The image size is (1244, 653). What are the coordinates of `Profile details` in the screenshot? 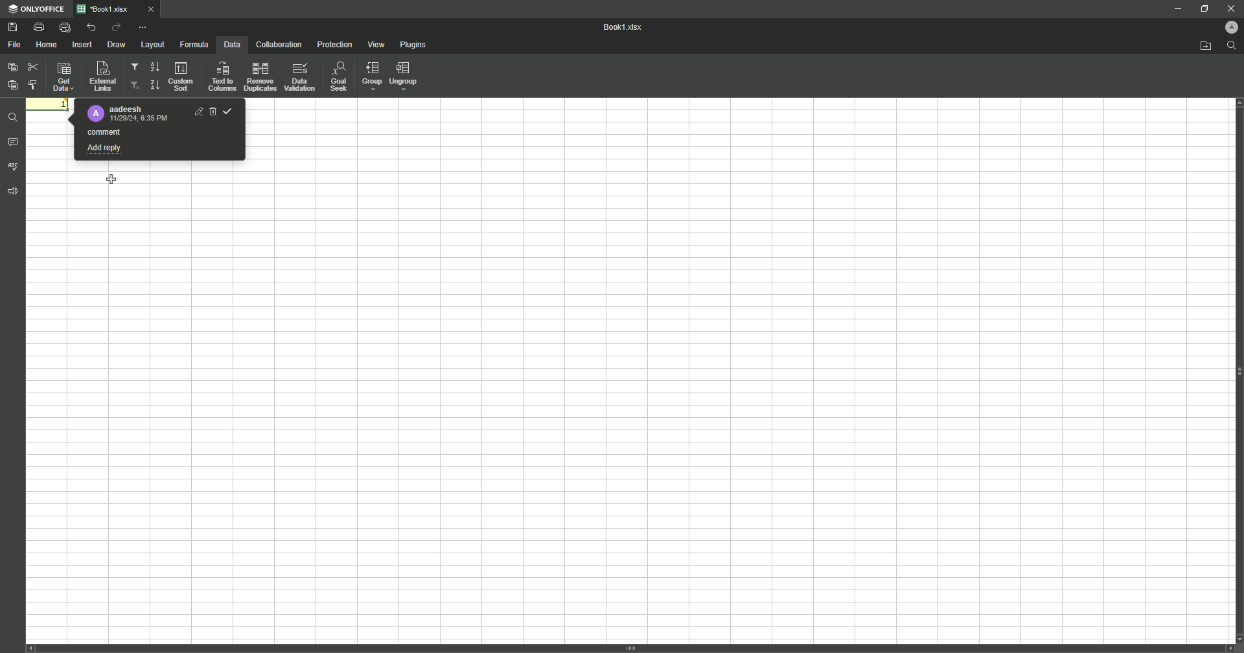 It's located at (130, 114).